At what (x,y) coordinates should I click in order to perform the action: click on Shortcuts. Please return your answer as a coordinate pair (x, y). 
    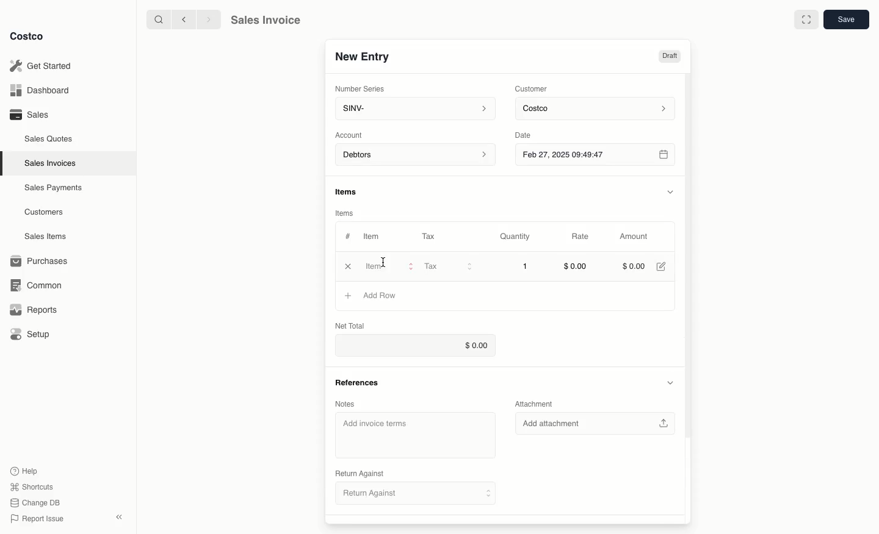
    Looking at the image, I should click on (31, 486).